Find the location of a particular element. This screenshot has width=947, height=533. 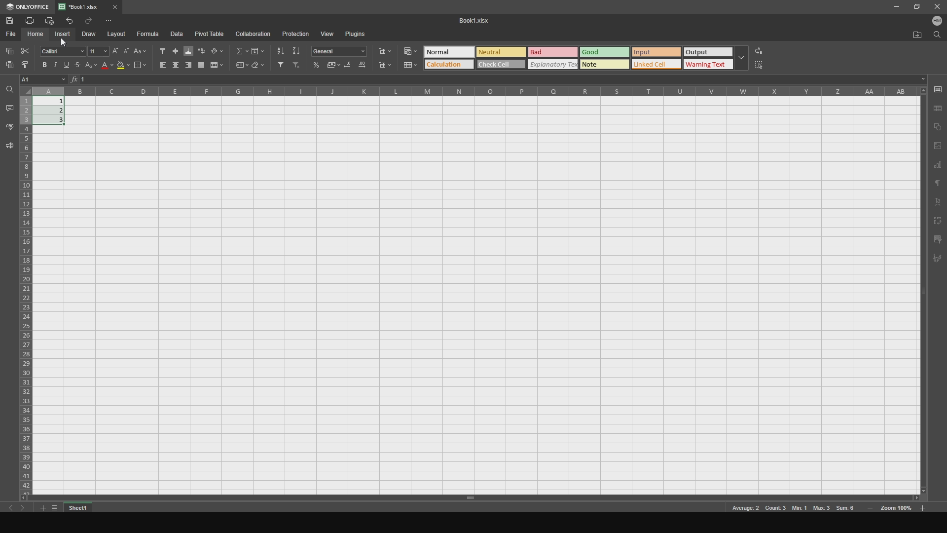

view is located at coordinates (328, 33).